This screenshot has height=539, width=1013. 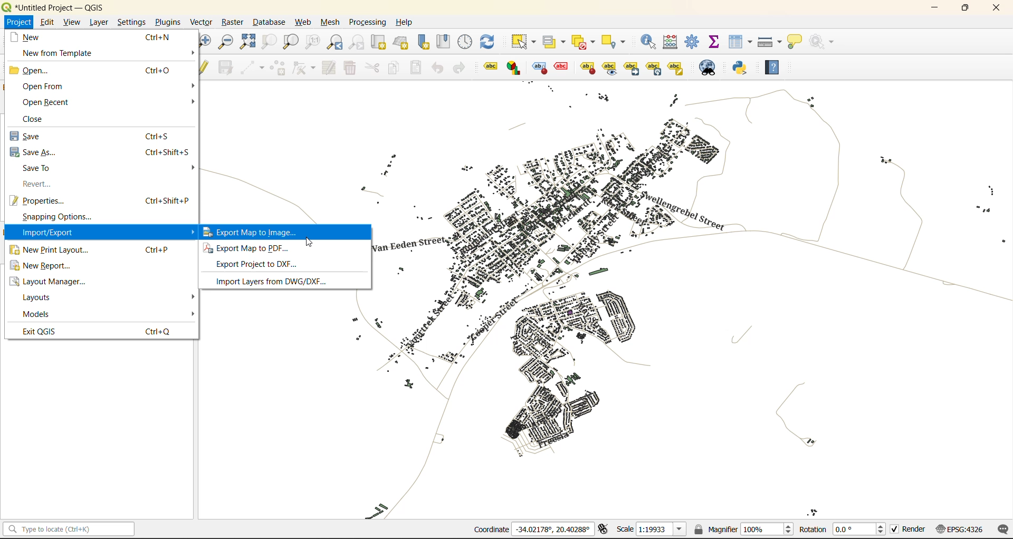 What do you see at coordinates (424, 42) in the screenshot?
I see `new spatial bookmark` at bounding box center [424, 42].